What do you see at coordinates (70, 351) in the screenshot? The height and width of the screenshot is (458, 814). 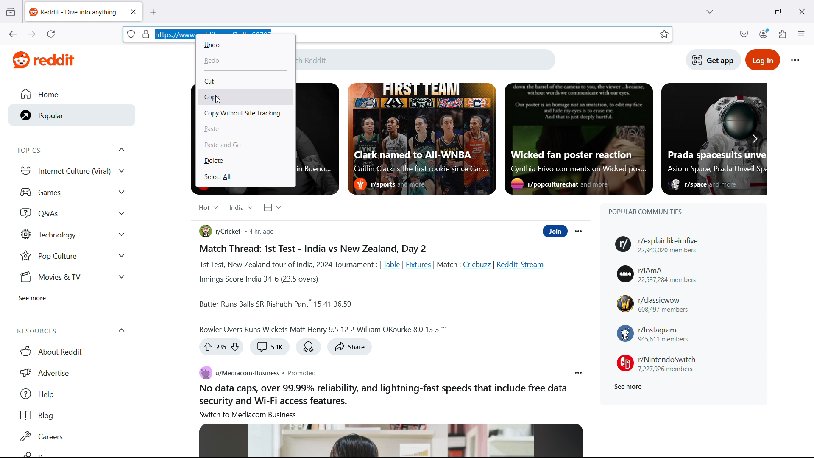 I see `About Reddit` at bounding box center [70, 351].